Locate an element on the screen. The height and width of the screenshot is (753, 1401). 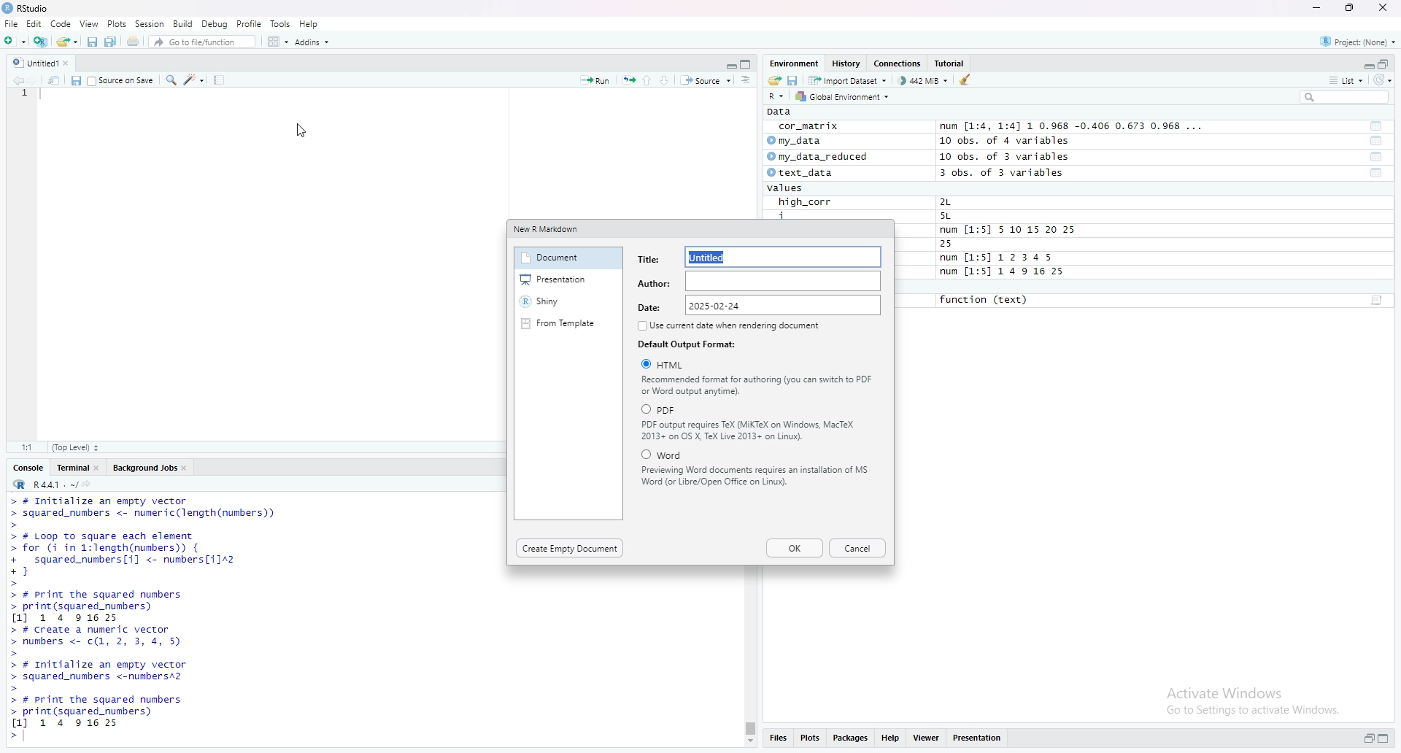
Data is located at coordinates (777, 112).